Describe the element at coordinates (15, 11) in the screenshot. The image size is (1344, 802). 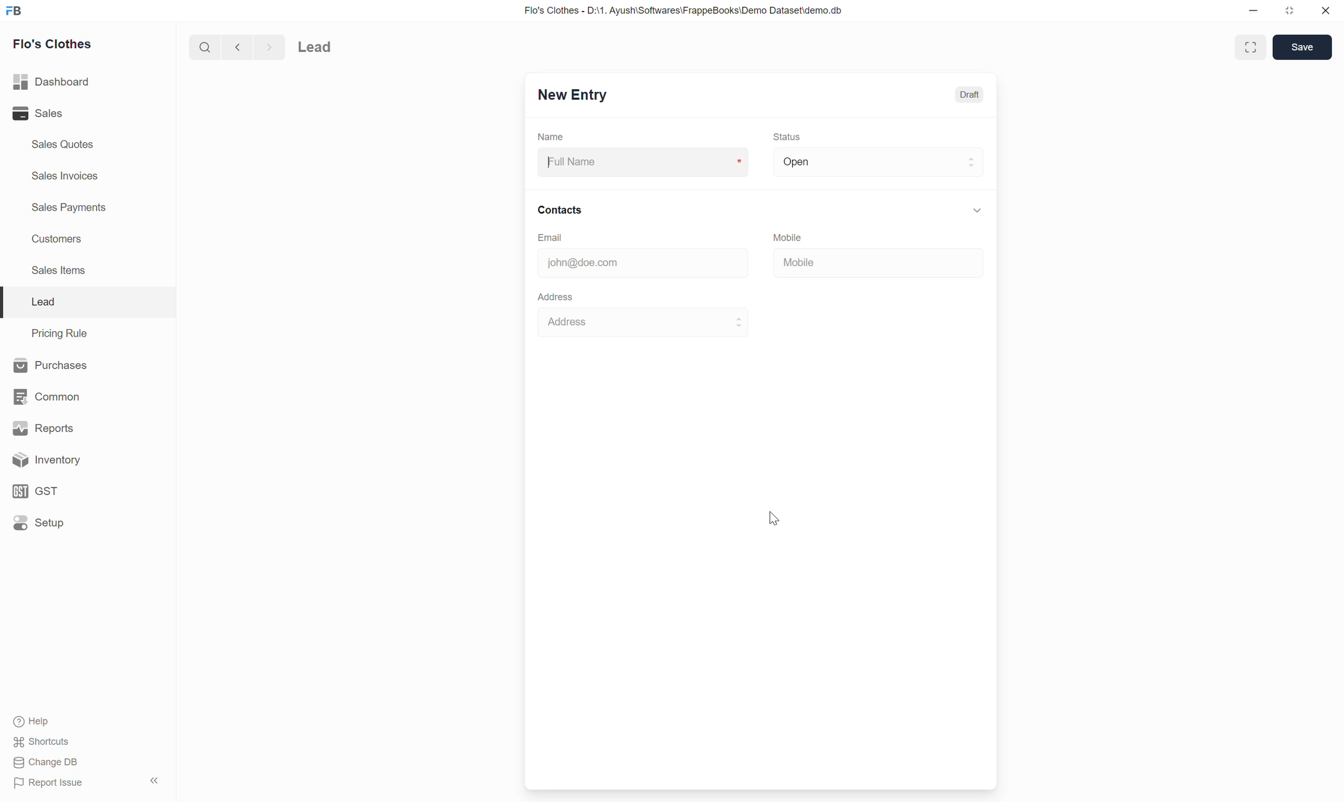
I see `FB` at that location.